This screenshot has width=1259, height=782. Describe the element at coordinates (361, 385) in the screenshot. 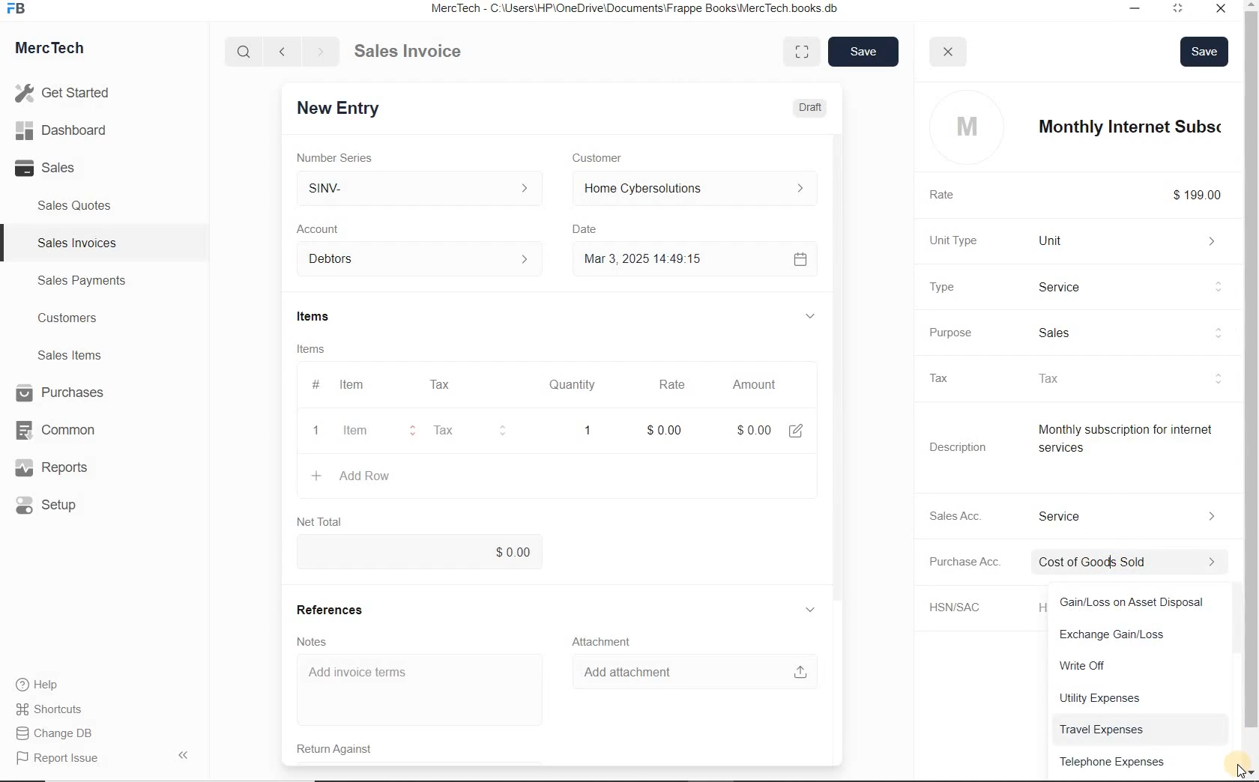

I see `Item` at that location.